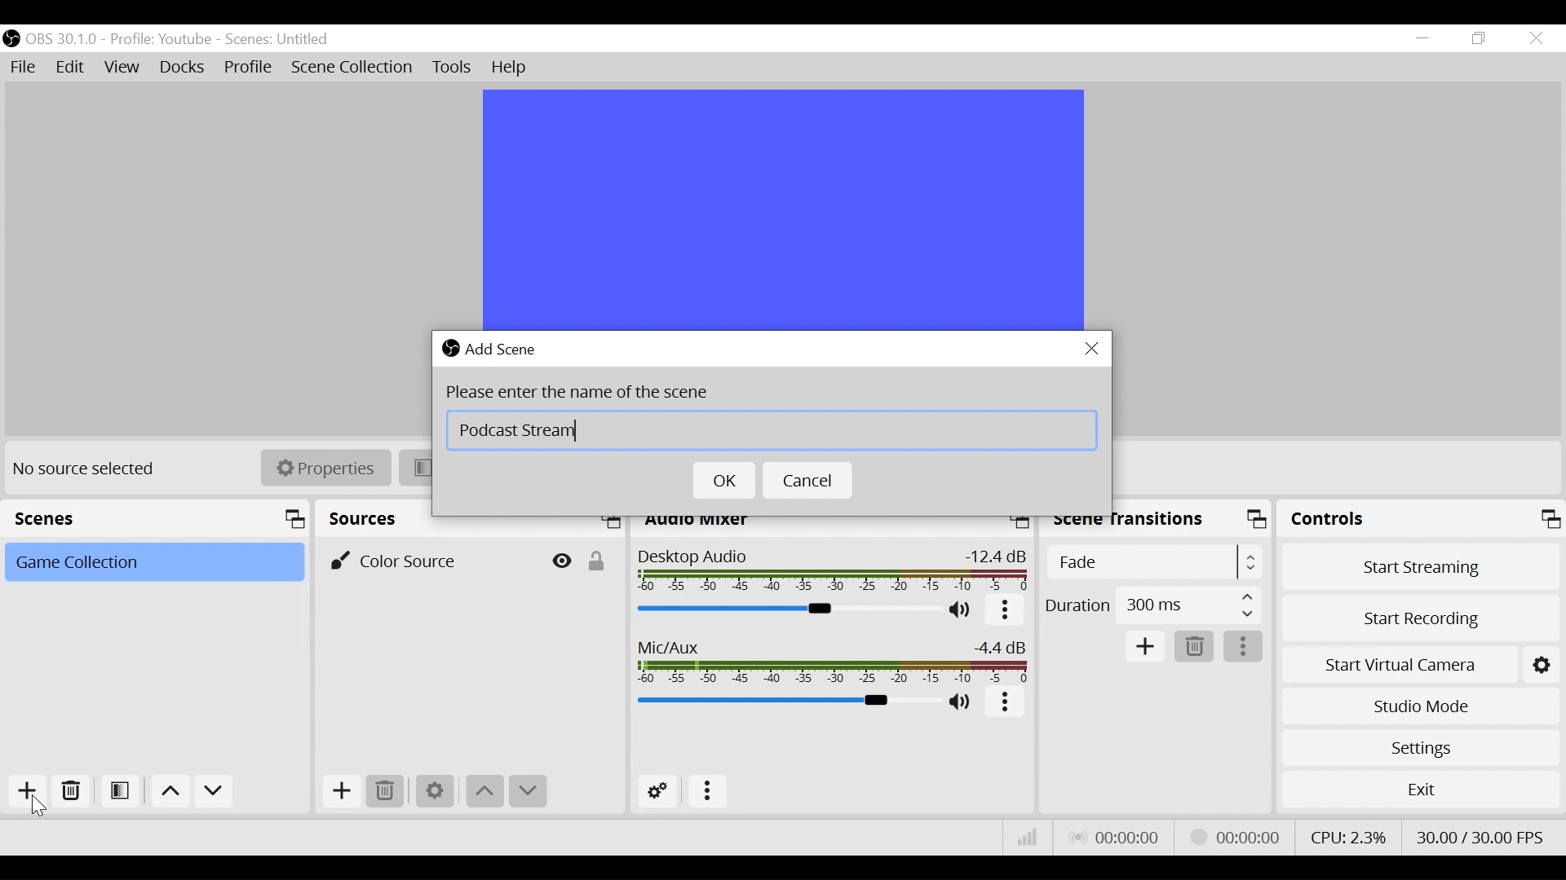 The image size is (1566, 880). What do you see at coordinates (64, 38) in the screenshot?
I see `OBS Version` at bounding box center [64, 38].